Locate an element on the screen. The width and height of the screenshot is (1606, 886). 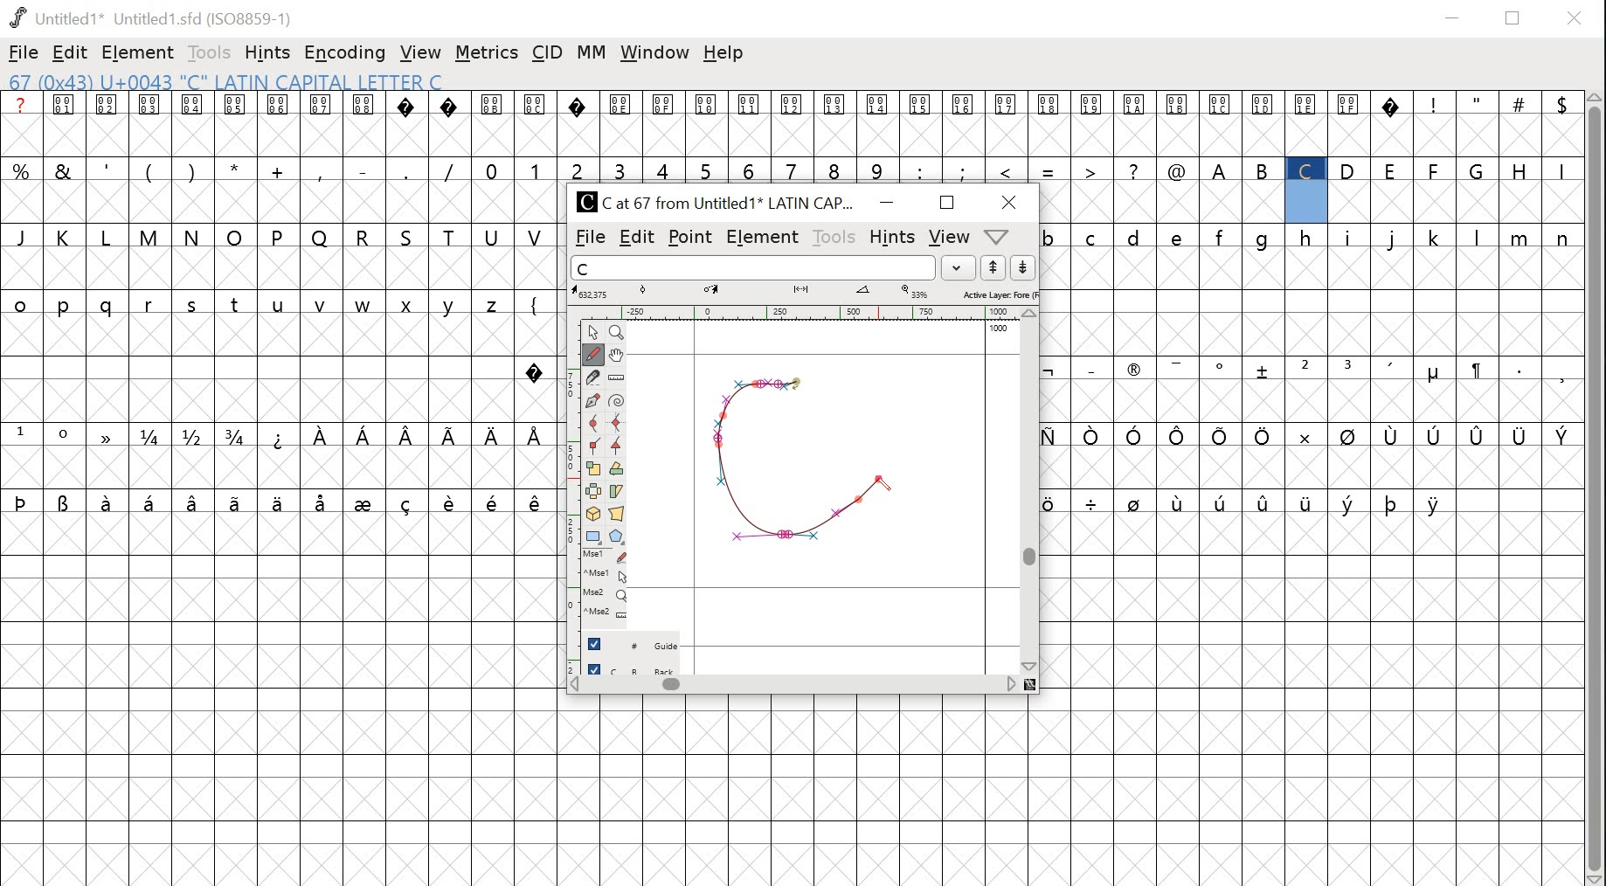
back layer is located at coordinates (634, 667).